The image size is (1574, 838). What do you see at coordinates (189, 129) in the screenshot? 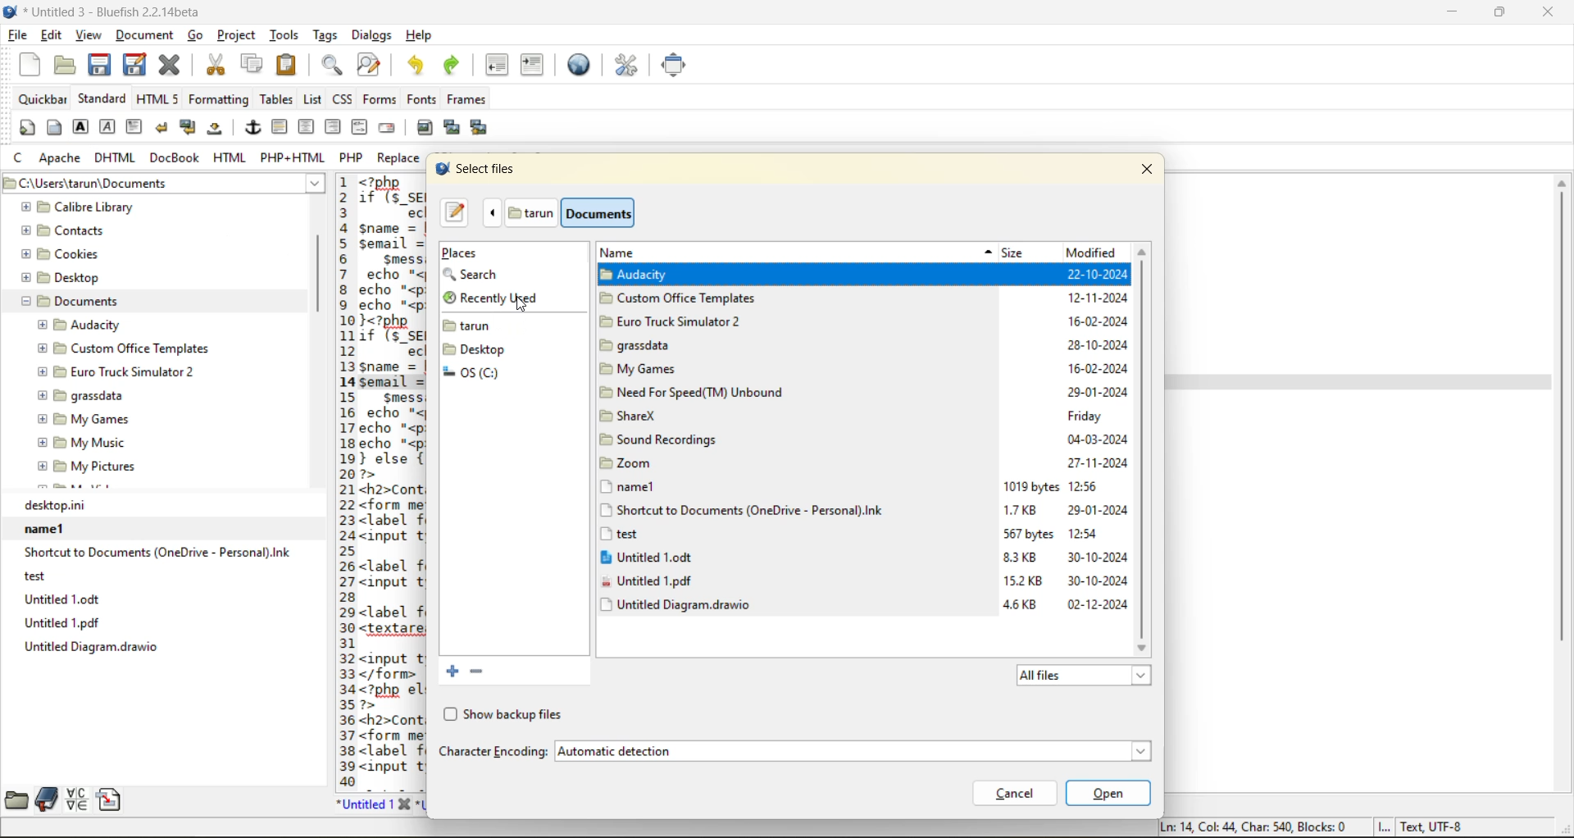
I see `break and clear` at bounding box center [189, 129].